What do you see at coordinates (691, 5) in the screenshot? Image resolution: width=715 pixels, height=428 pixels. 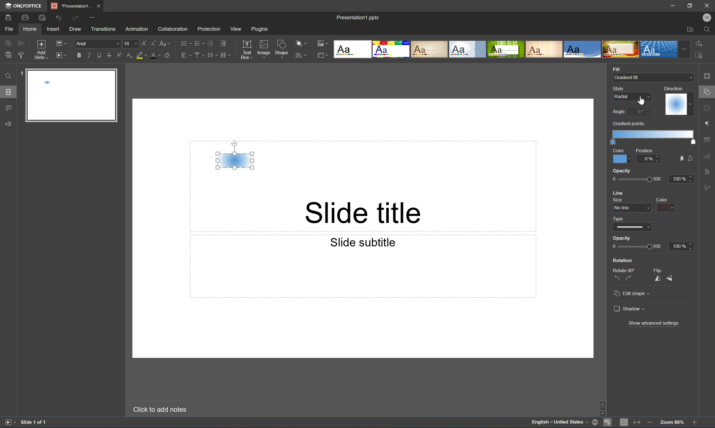 I see `Restore Down` at bounding box center [691, 5].